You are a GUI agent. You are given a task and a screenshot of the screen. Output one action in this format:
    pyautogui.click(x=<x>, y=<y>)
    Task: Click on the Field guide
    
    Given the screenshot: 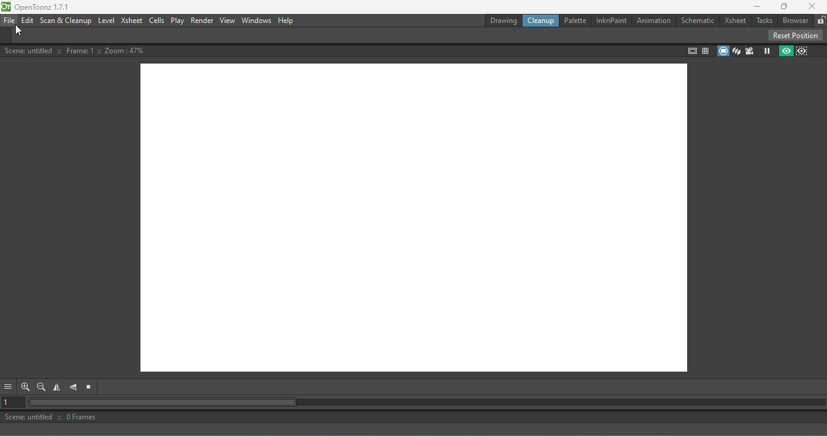 What is the action you would take?
    pyautogui.click(x=706, y=50)
    